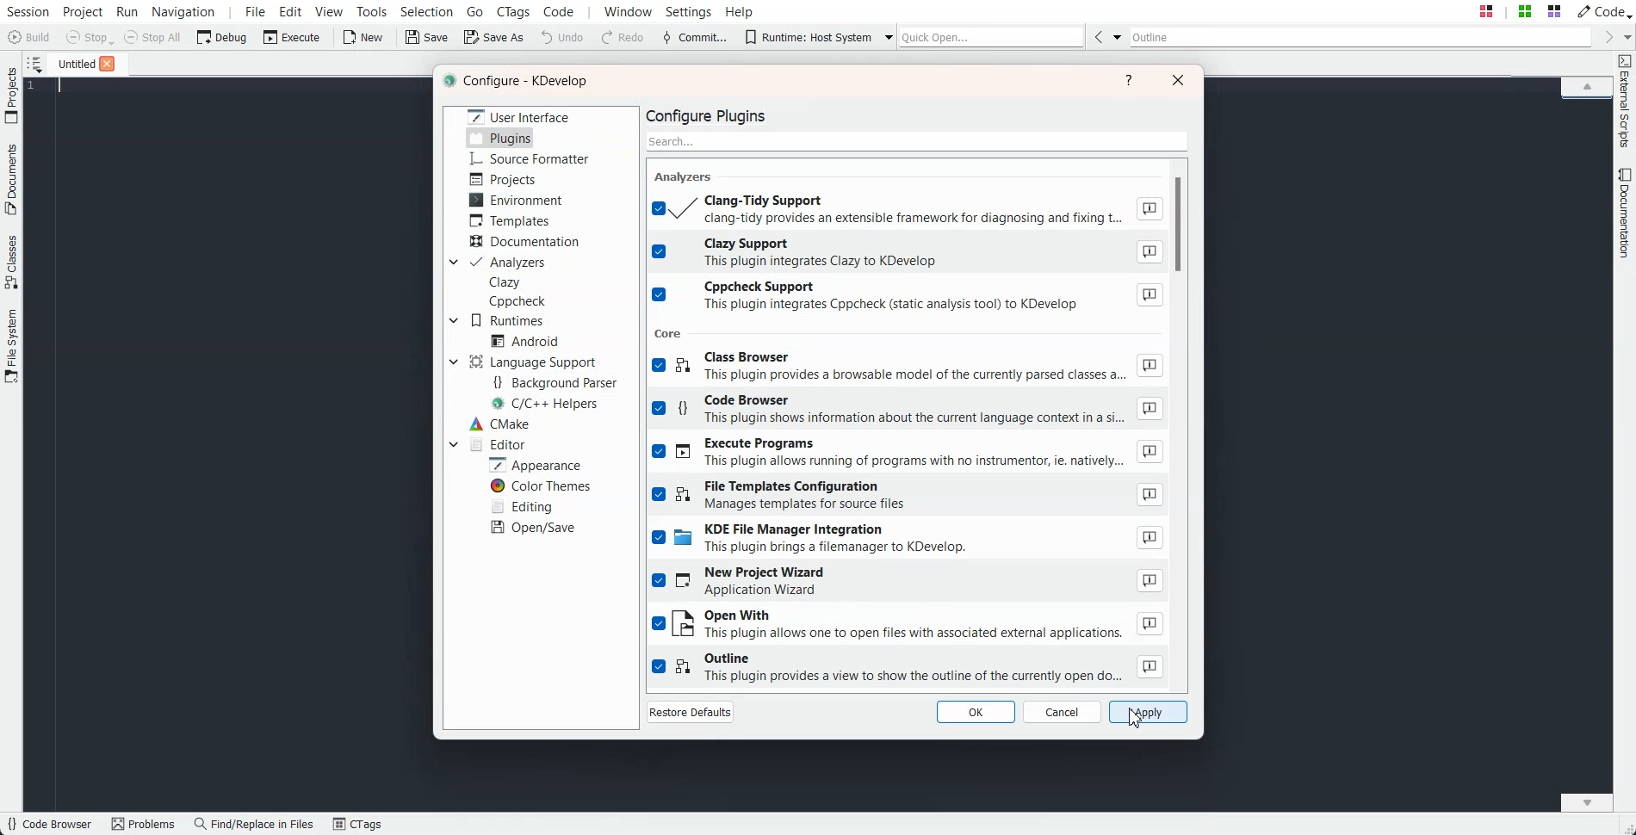  I want to click on Scroll down, so click(1587, 801).